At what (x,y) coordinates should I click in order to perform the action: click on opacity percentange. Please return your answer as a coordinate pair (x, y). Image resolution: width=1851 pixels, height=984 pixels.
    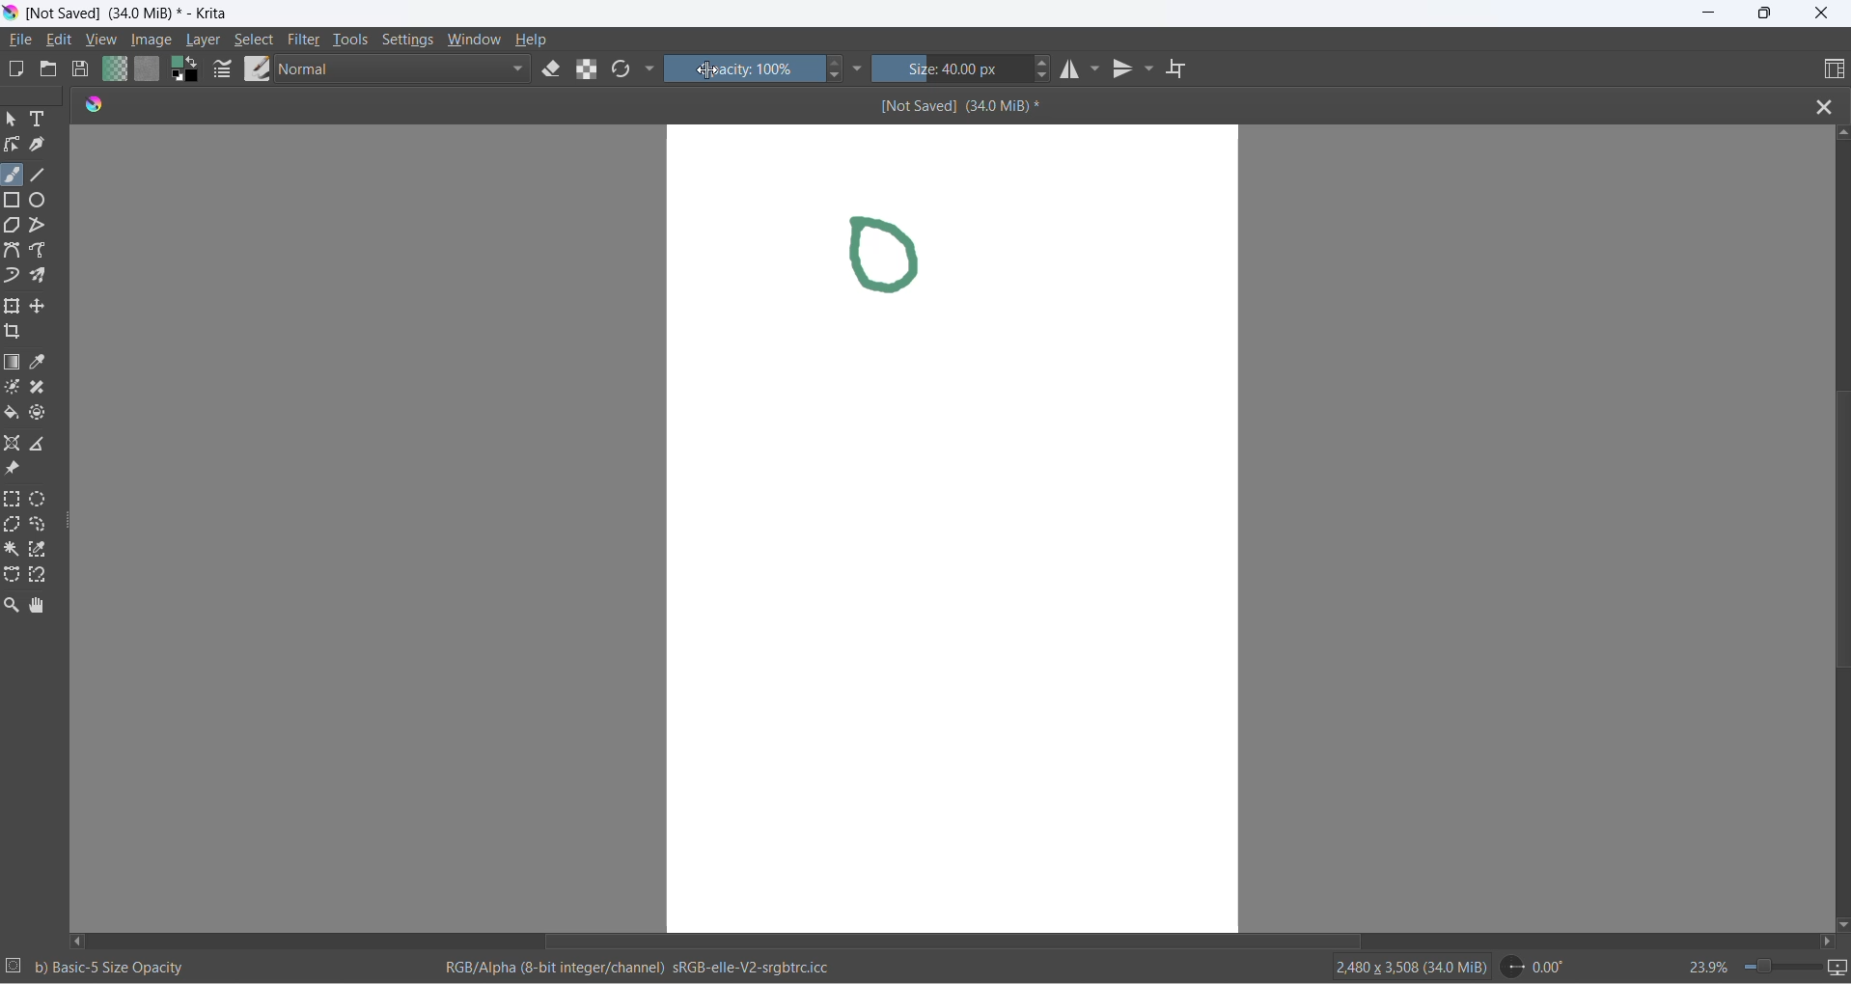
    Looking at the image, I should click on (752, 72).